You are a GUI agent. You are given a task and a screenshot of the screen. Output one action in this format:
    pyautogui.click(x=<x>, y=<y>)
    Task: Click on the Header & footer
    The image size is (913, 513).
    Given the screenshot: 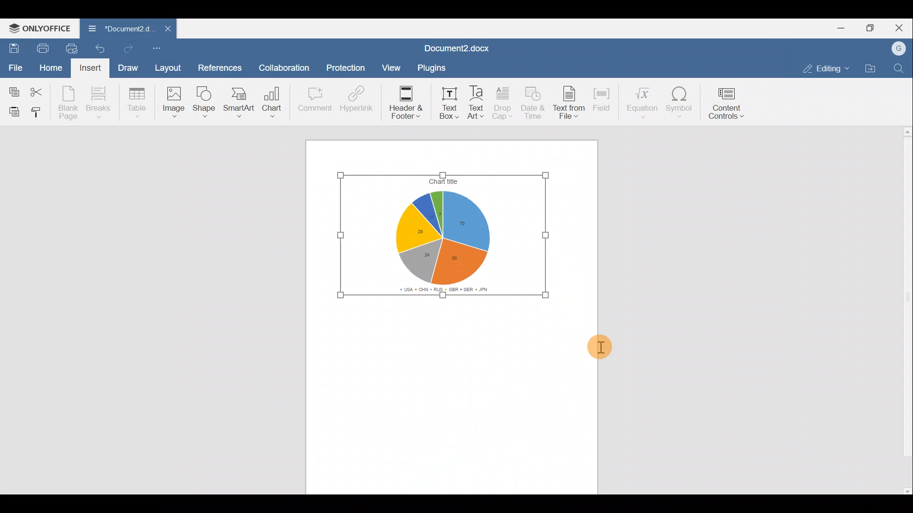 What is the action you would take?
    pyautogui.click(x=406, y=102)
    